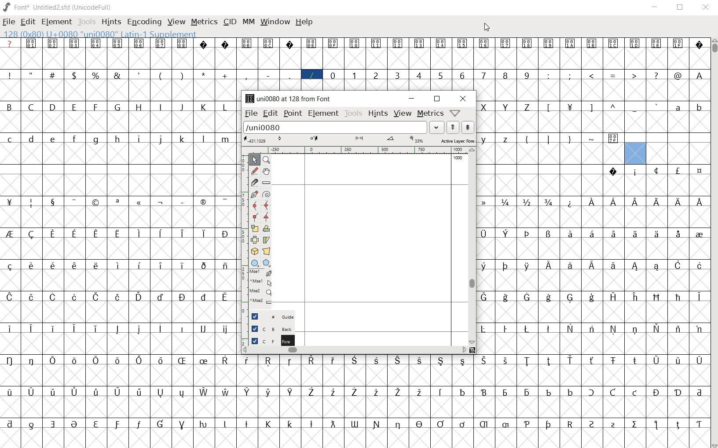 The height and width of the screenshot is (448, 718). What do you see at coordinates (699, 330) in the screenshot?
I see `glyph` at bounding box center [699, 330].